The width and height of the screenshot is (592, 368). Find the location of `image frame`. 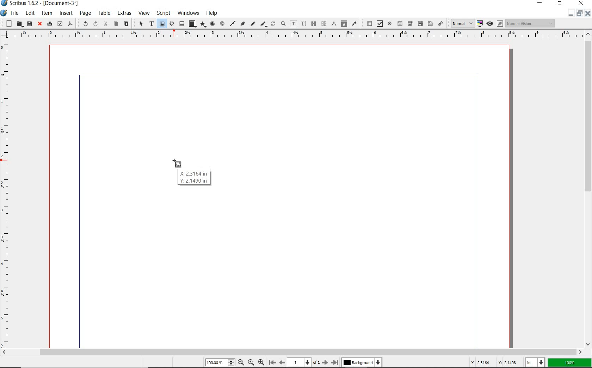

image frame is located at coordinates (161, 24).